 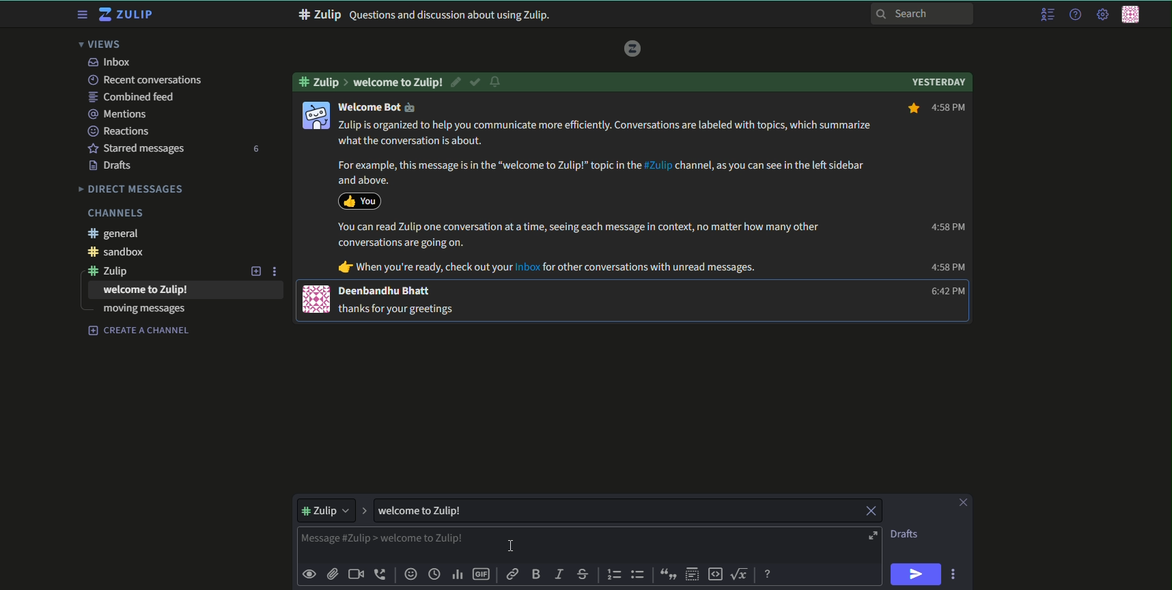 What do you see at coordinates (317, 115) in the screenshot?
I see `icon` at bounding box center [317, 115].